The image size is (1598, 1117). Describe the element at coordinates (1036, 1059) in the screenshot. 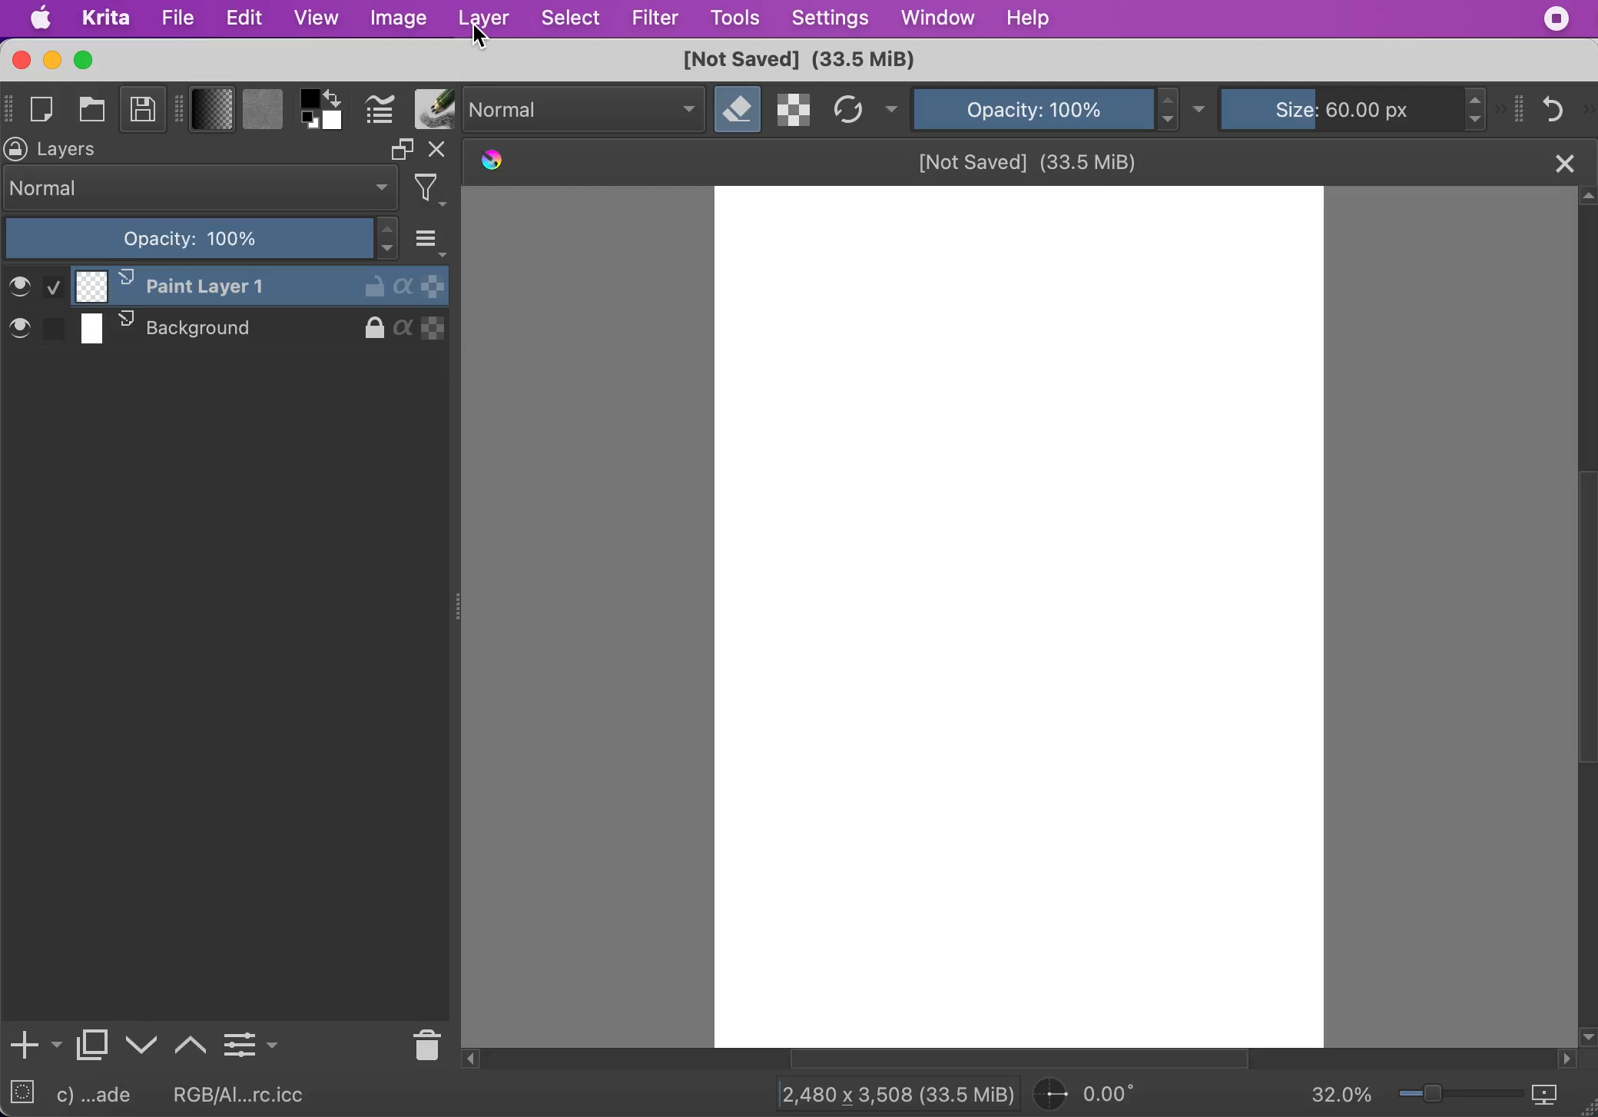

I see `horizontal slider` at that location.